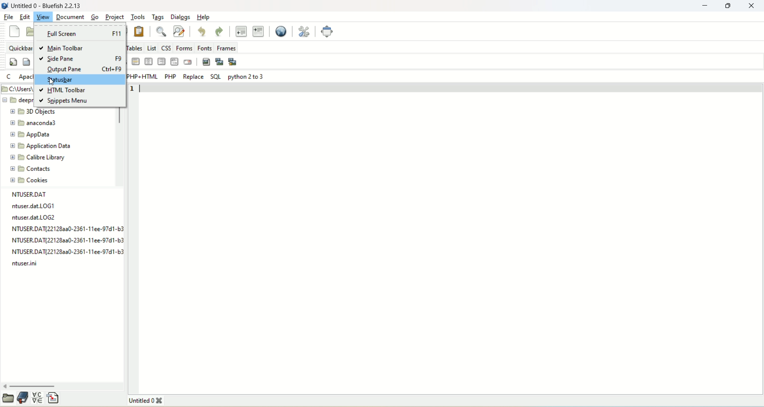  I want to click on maximize, so click(729, 6).